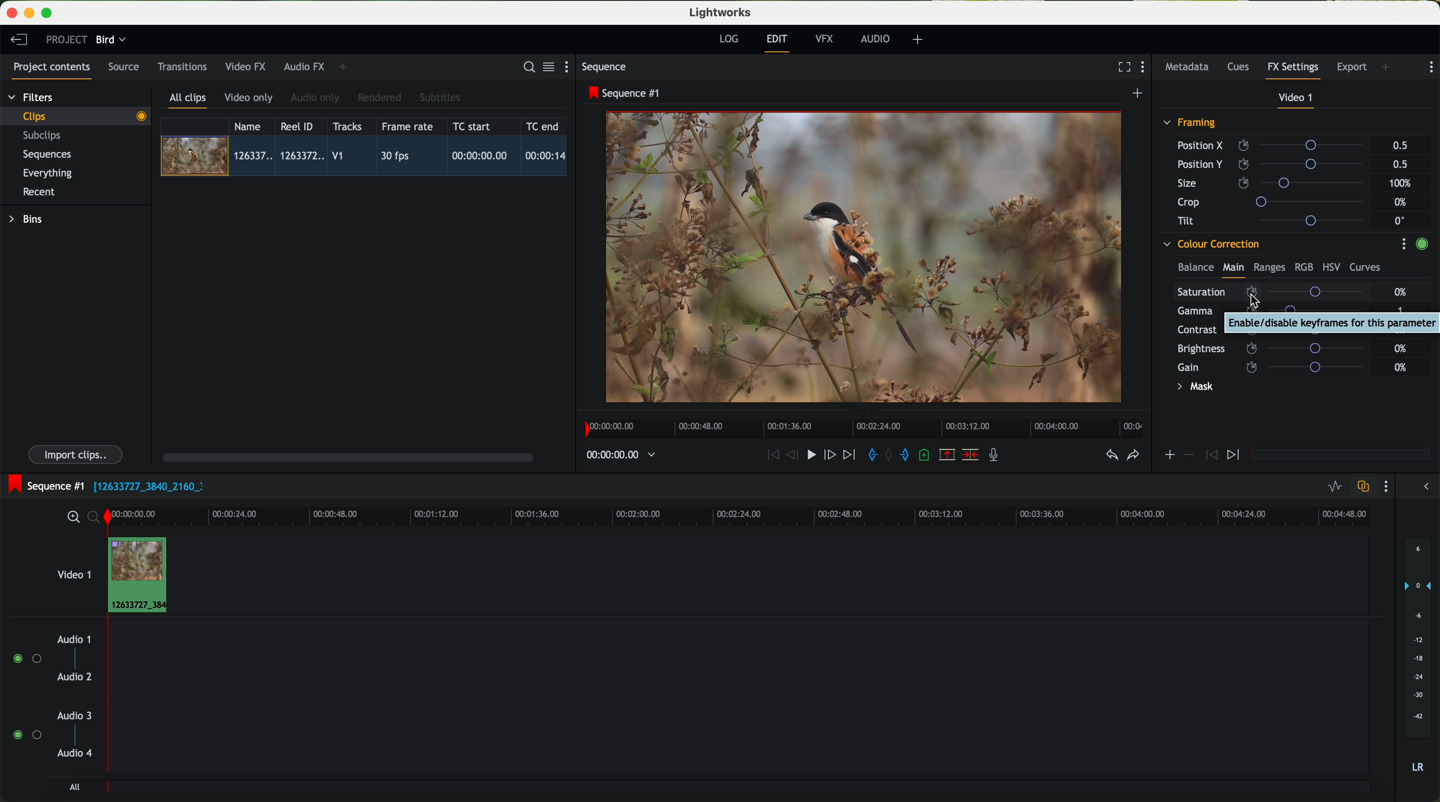 Image resolution: width=1440 pixels, height=802 pixels. What do you see at coordinates (67, 39) in the screenshot?
I see `project` at bounding box center [67, 39].